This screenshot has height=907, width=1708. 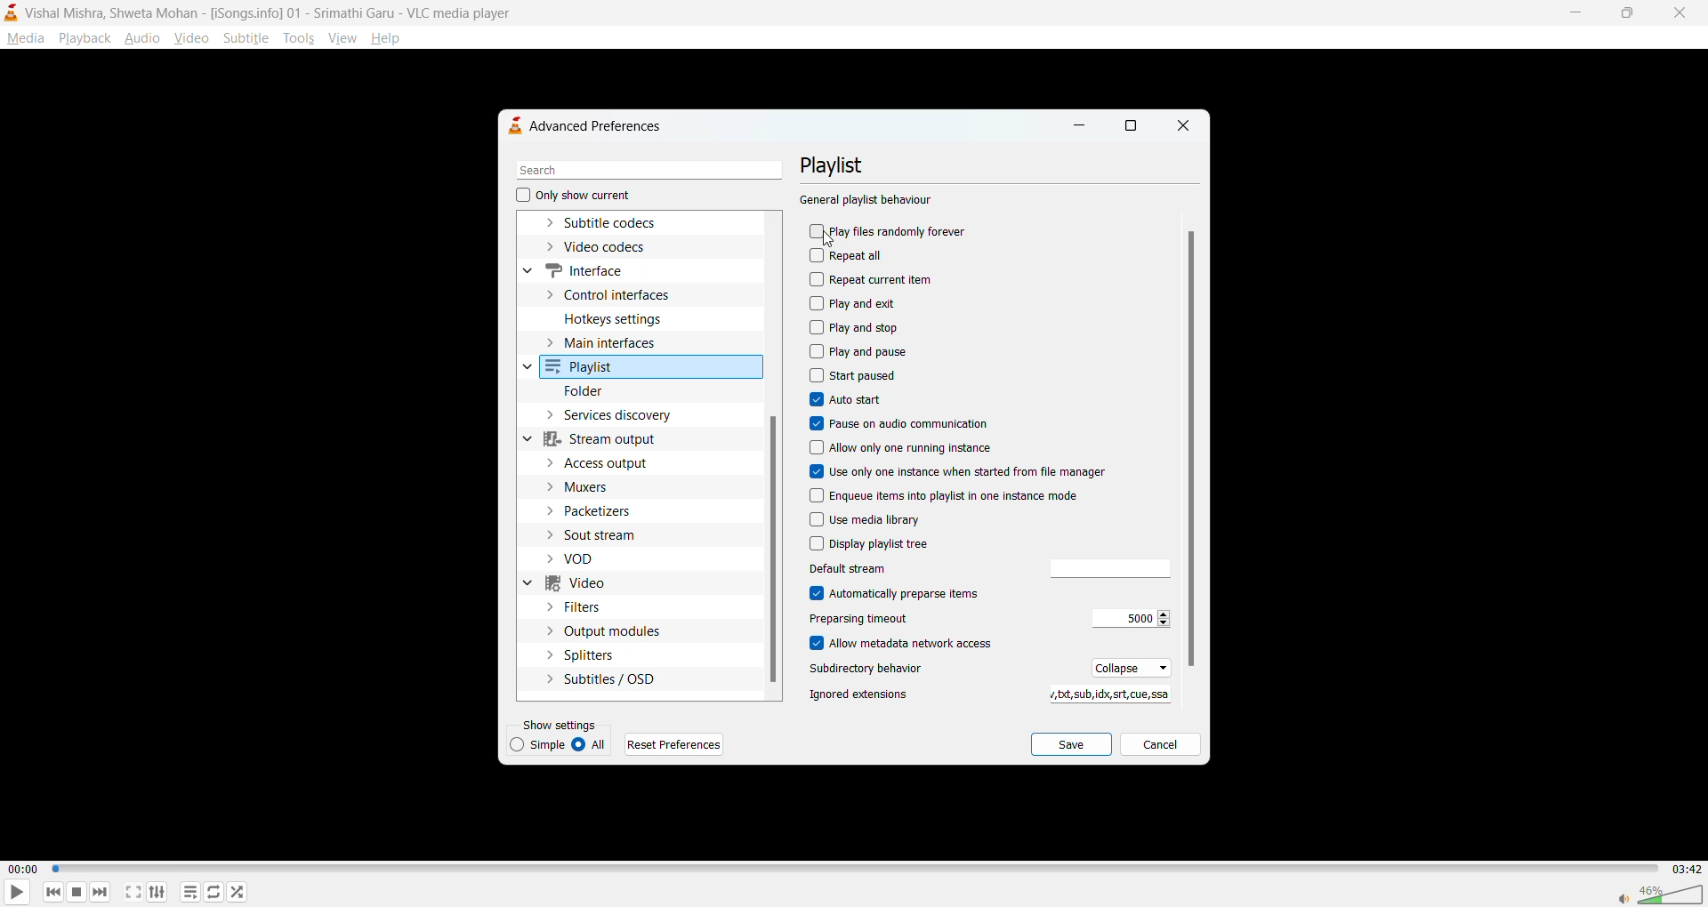 What do you see at coordinates (874, 670) in the screenshot?
I see `subdirectory behaviour` at bounding box center [874, 670].